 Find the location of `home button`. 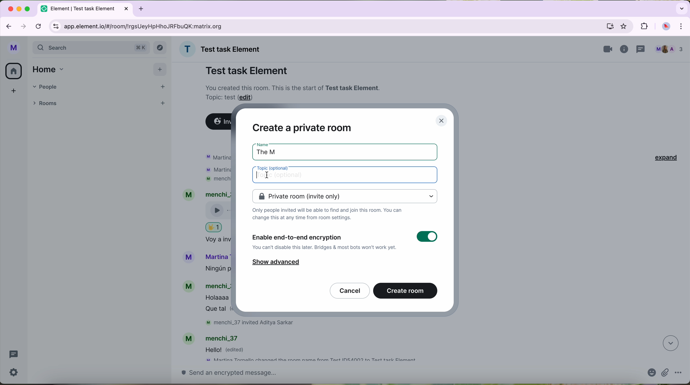

home button is located at coordinates (14, 71).